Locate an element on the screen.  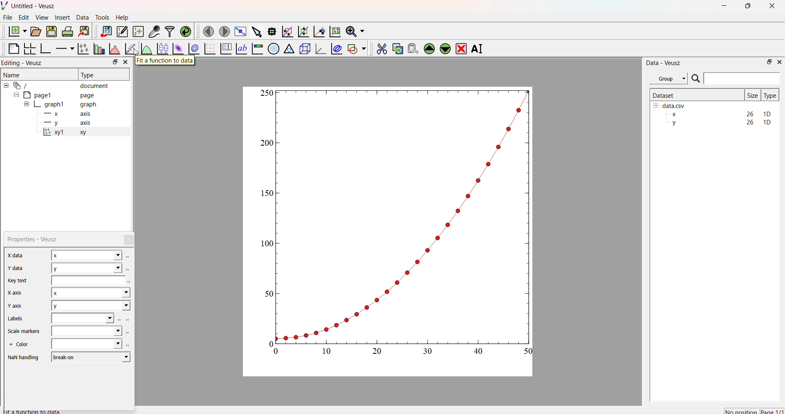
Dropdown is located at coordinates (86, 331).